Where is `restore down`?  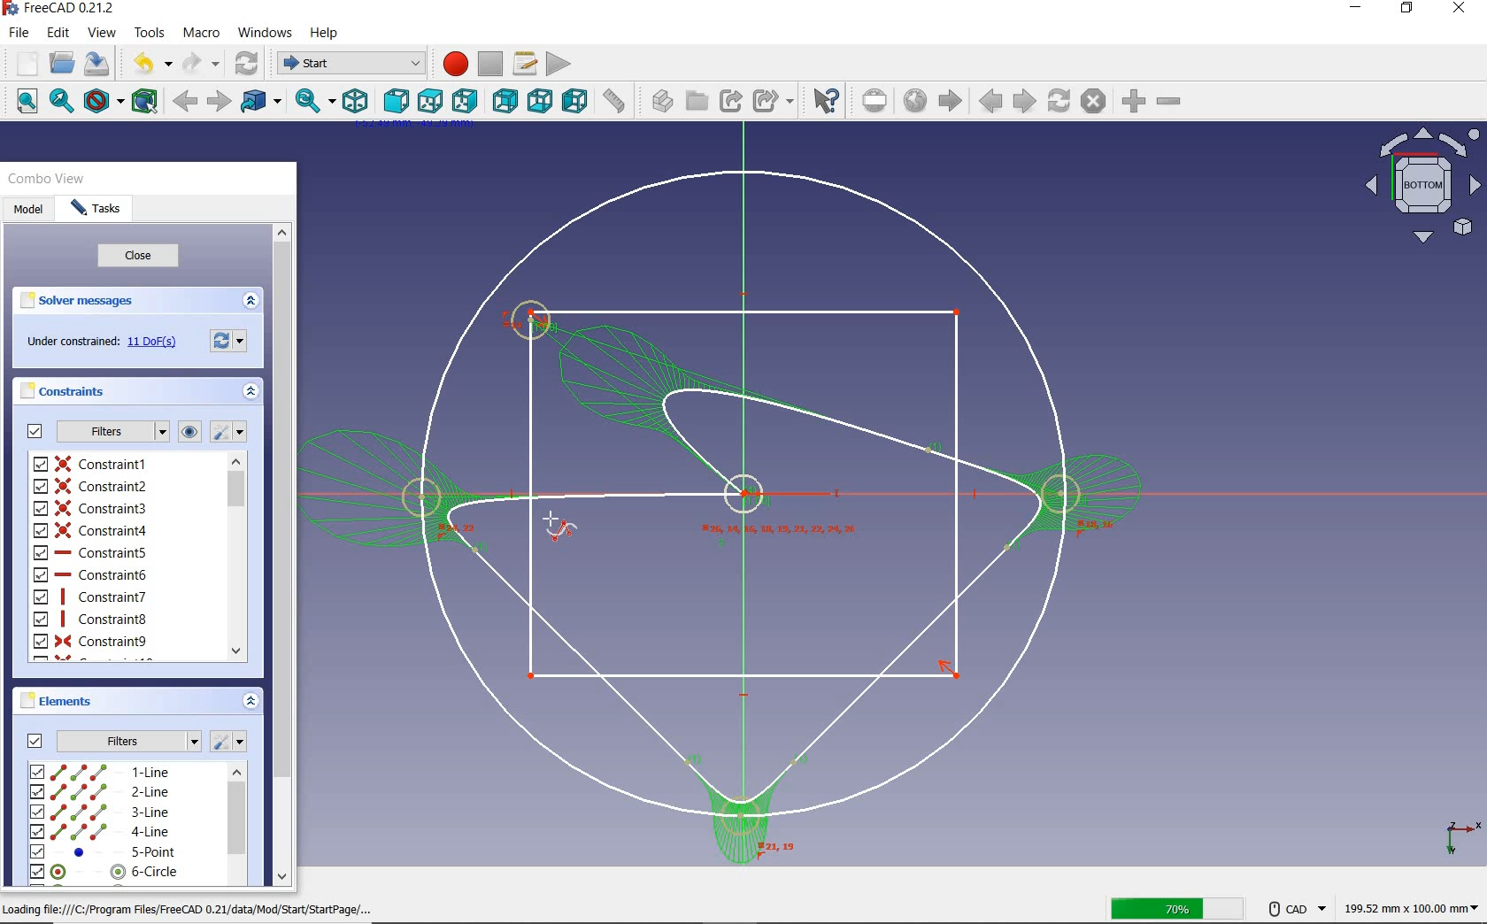 restore down is located at coordinates (1406, 11).